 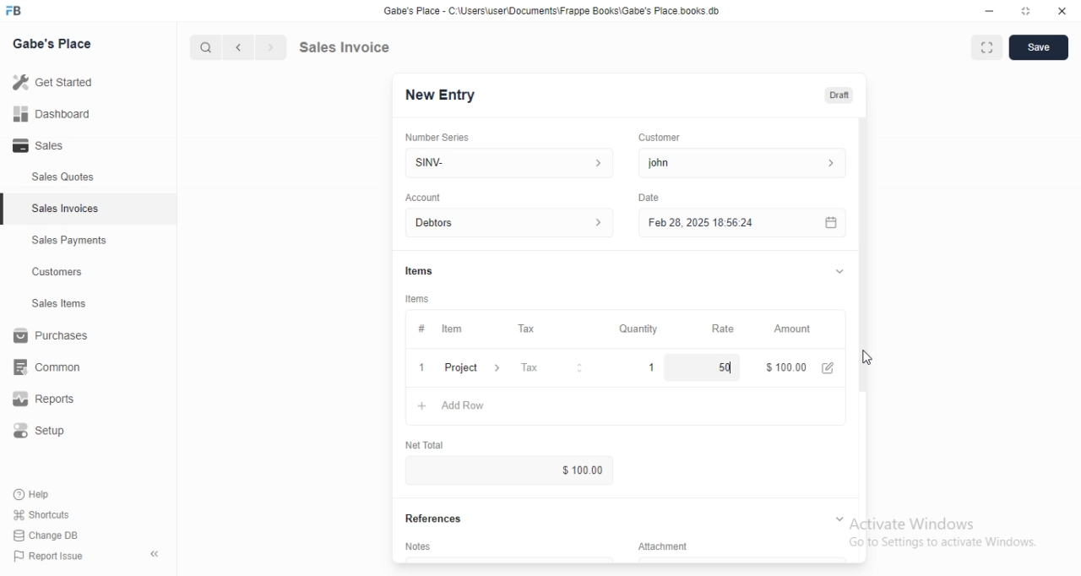 What do you see at coordinates (56, 42) in the screenshot?
I see `Gabe's Place` at bounding box center [56, 42].